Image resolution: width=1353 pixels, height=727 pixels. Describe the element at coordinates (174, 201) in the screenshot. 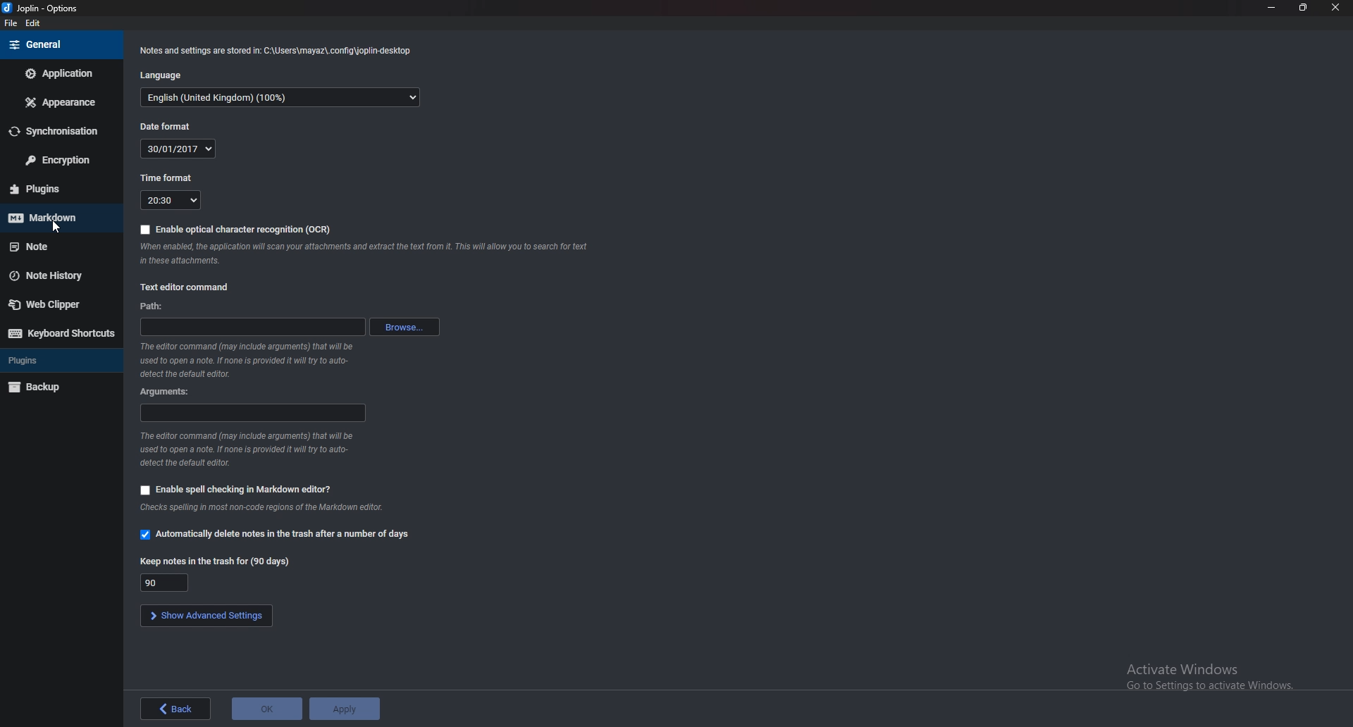

I see `Time format` at that location.